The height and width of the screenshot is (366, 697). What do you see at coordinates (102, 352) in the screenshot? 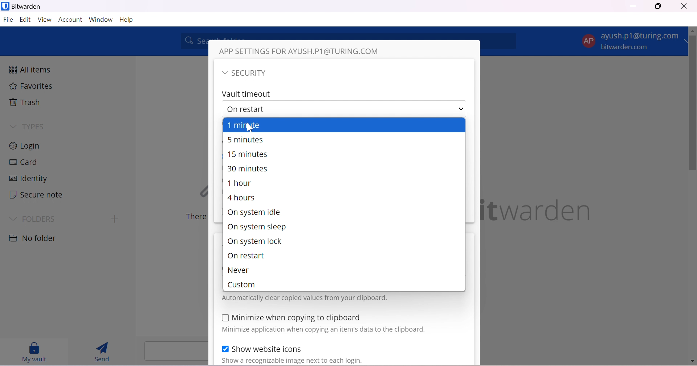
I see `Send` at bounding box center [102, 352].